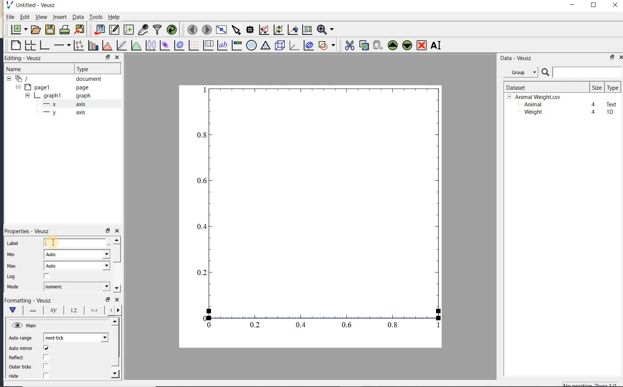 The image size is (623, 387). I want to click on major ticks, so click(93, 310).